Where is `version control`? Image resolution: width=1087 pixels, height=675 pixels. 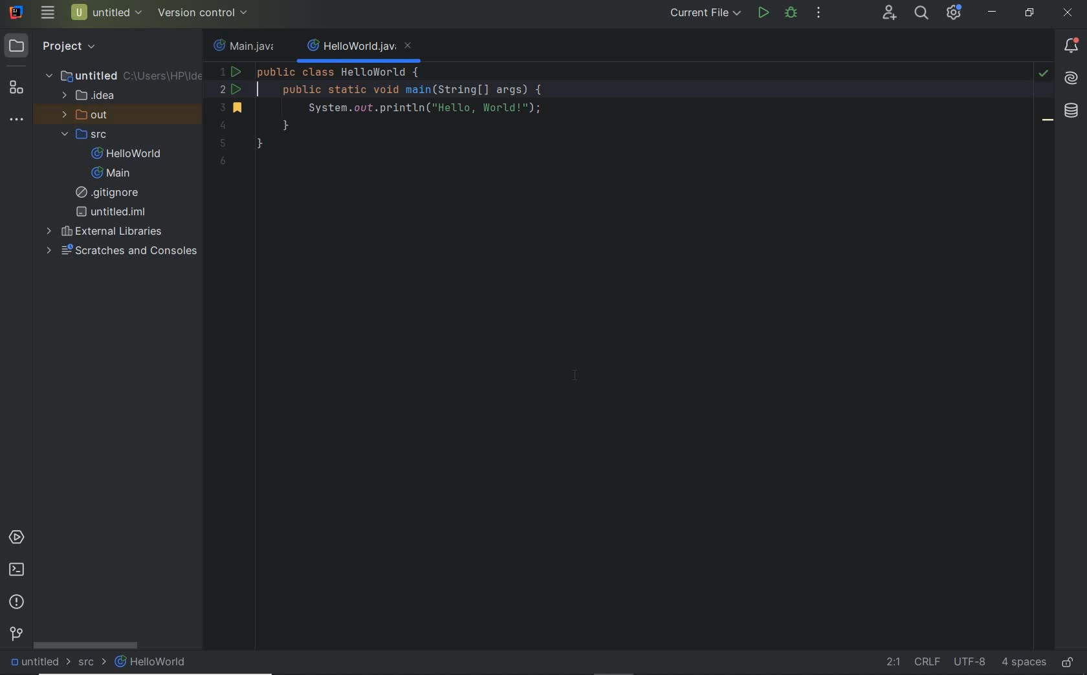 version control is located at coordinates (17, 634).